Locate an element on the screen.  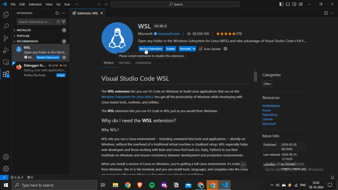
WSL logo is located at coordinates (117, 37).